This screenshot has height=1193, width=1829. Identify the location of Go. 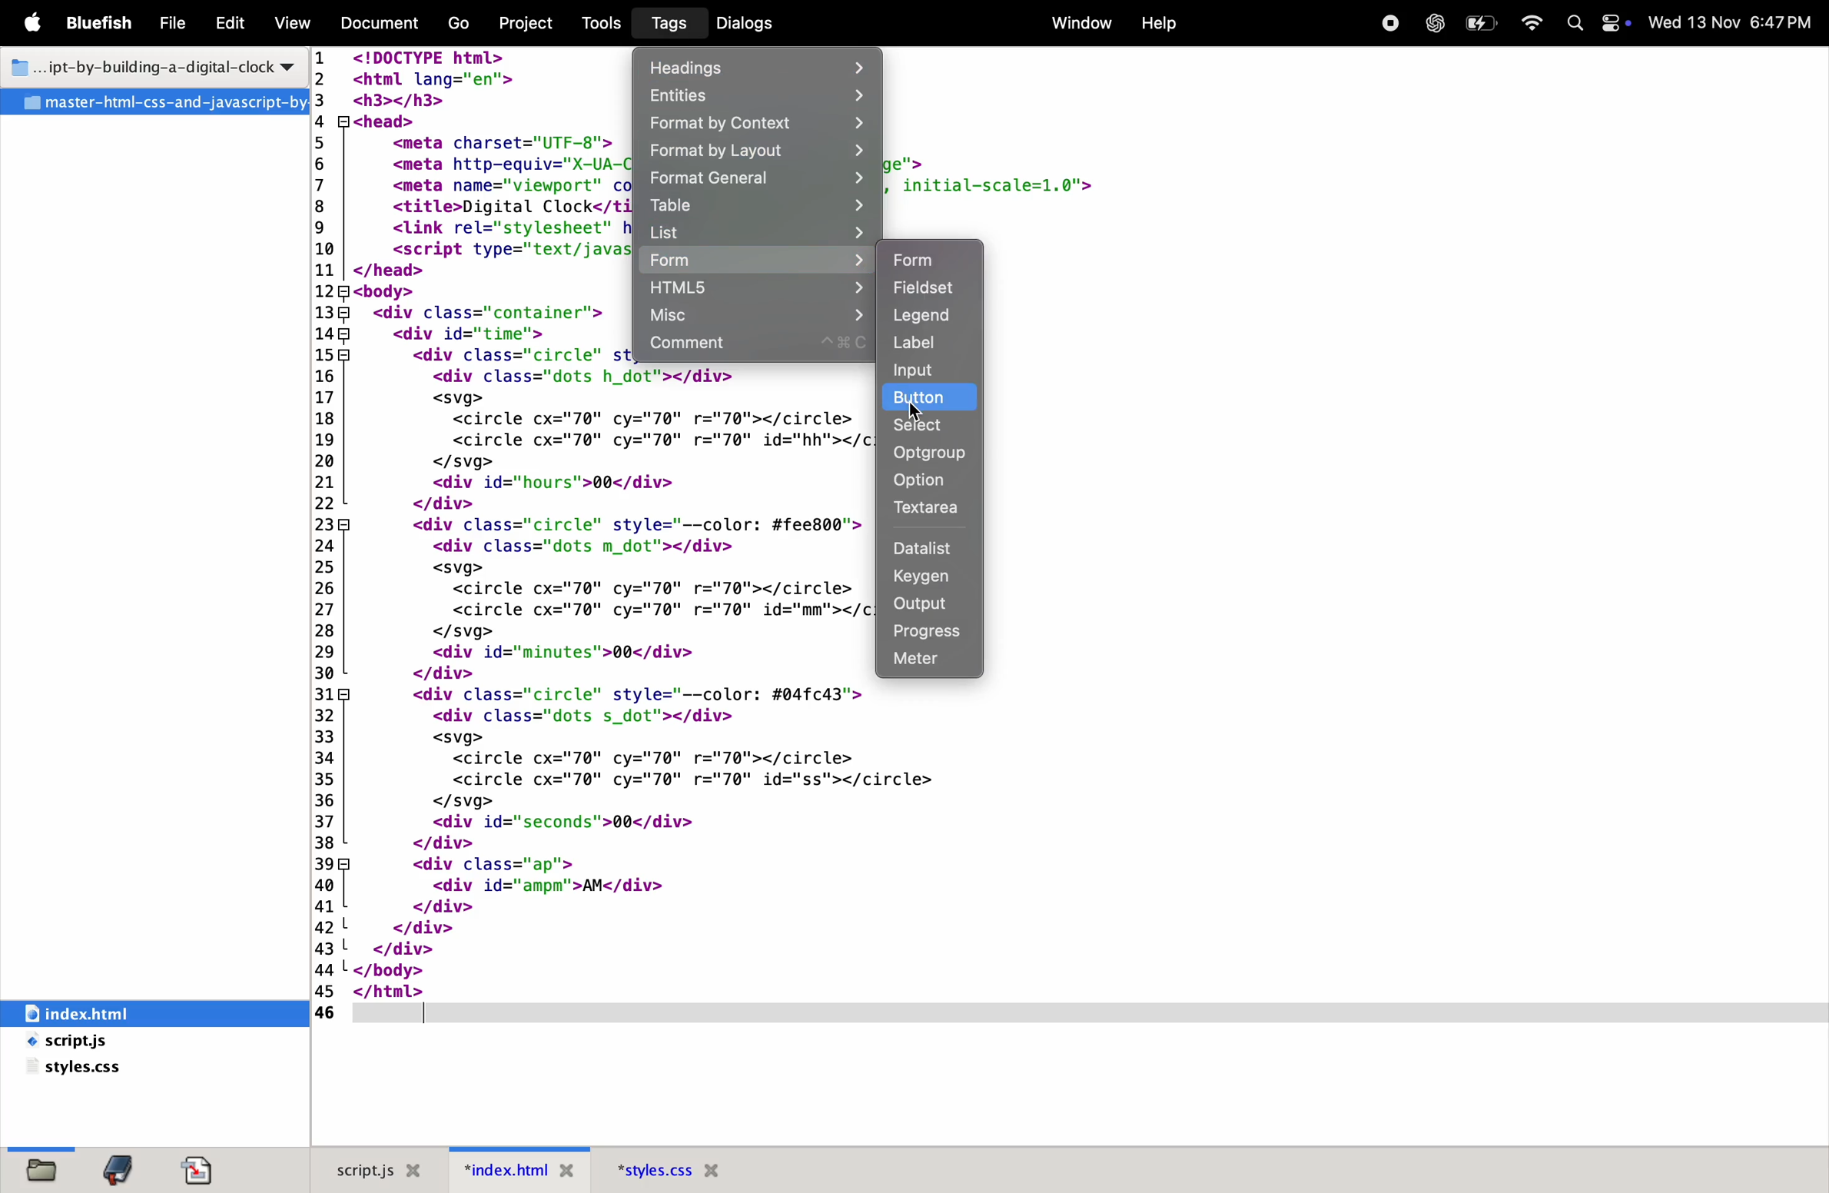
(456, 23).